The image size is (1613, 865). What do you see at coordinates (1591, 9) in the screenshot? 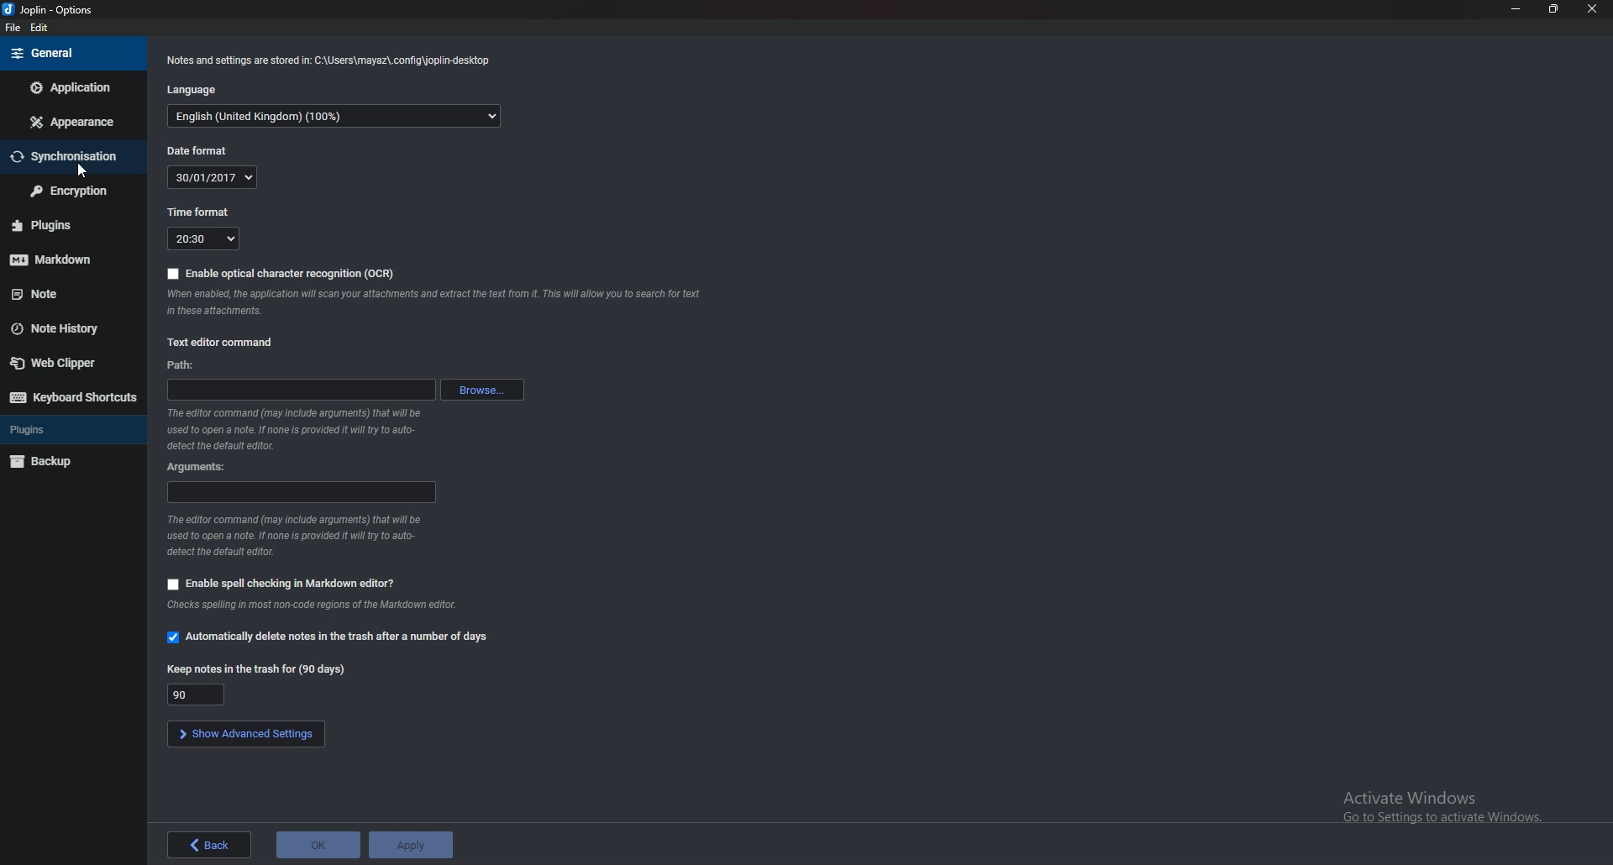
I see `close` at bounding box center [1591, 9].